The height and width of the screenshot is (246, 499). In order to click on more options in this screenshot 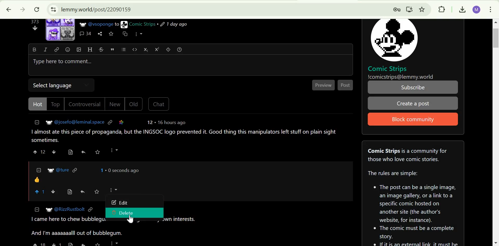, I will do `click(114, 150)`.